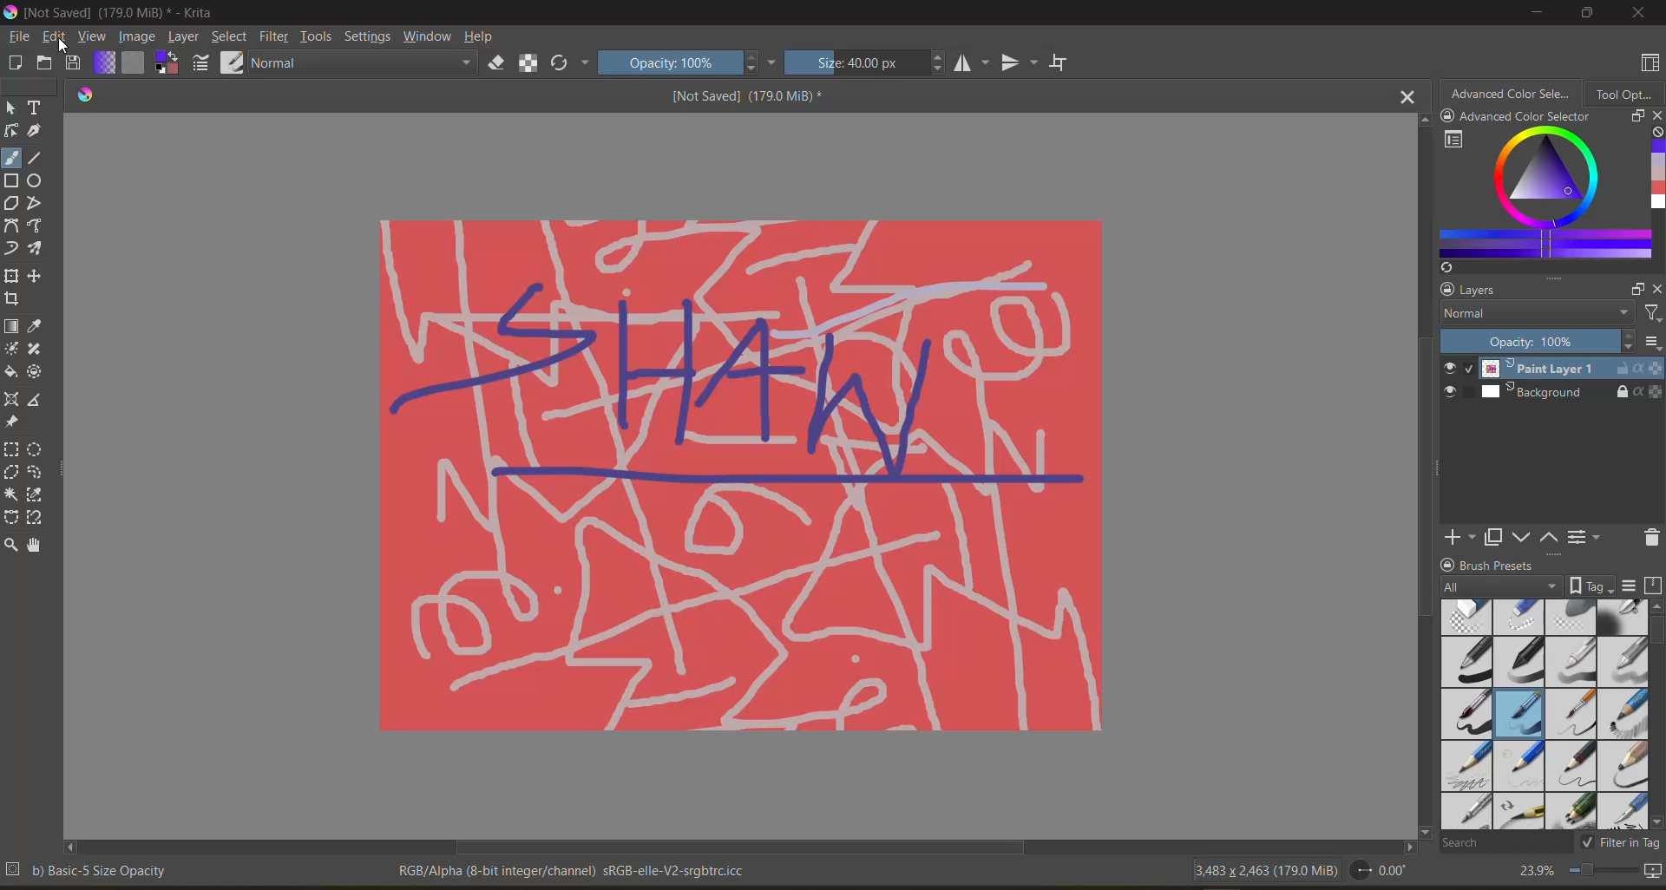 This screenshot has height=890, width=1666. Describe the element at coordinates (1263, 870) in the screenshot. I see `3,483 x 2,463 (179.0 MiB)` at that location.